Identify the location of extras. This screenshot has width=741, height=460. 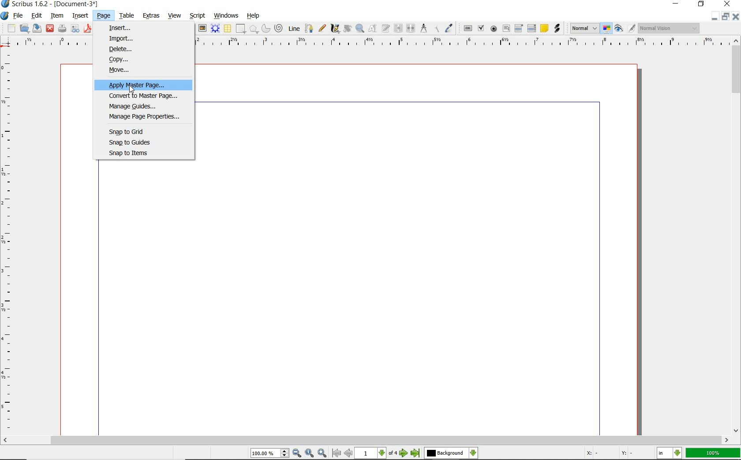
(151, 15).